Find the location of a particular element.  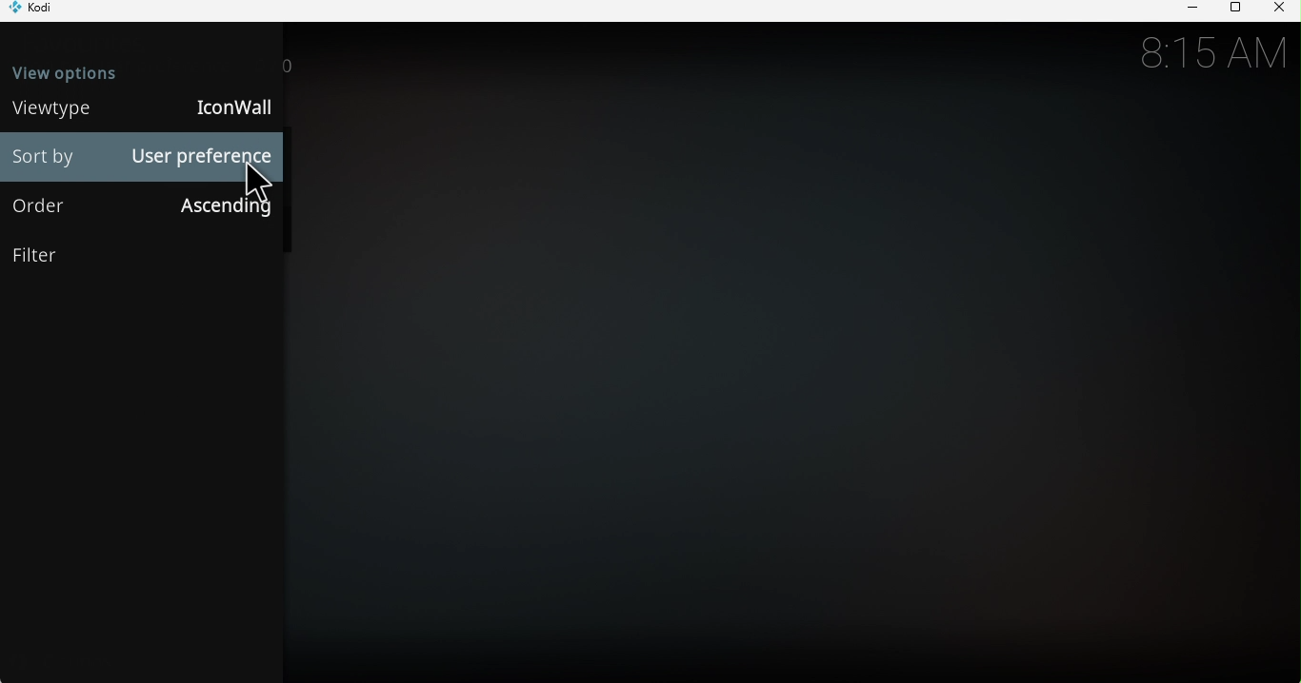

Maximize is located at coordinates (1232, 10).